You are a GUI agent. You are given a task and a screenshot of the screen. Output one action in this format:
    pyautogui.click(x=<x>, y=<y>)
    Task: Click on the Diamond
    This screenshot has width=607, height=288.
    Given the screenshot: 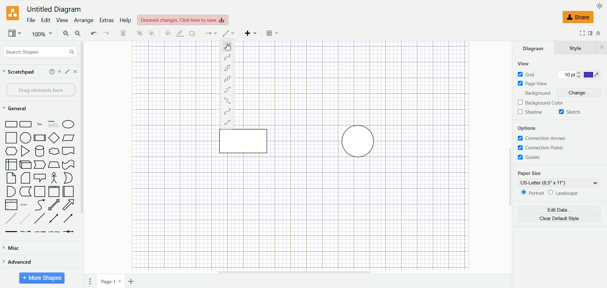 What is the action you would take?
    pyautogui.click(x=54, y=138)
    